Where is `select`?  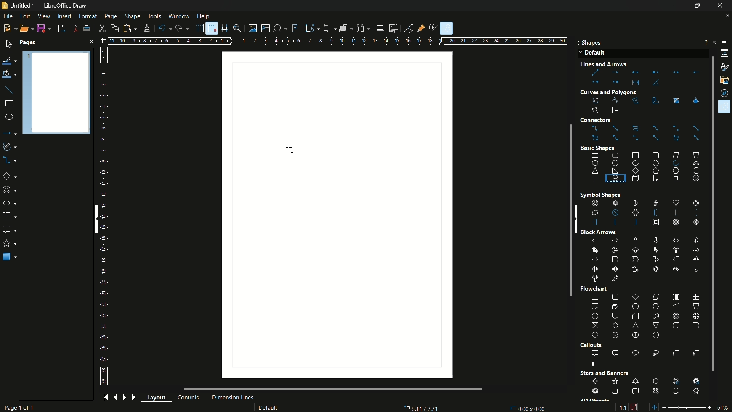 select is located at coordinates (8, 44).